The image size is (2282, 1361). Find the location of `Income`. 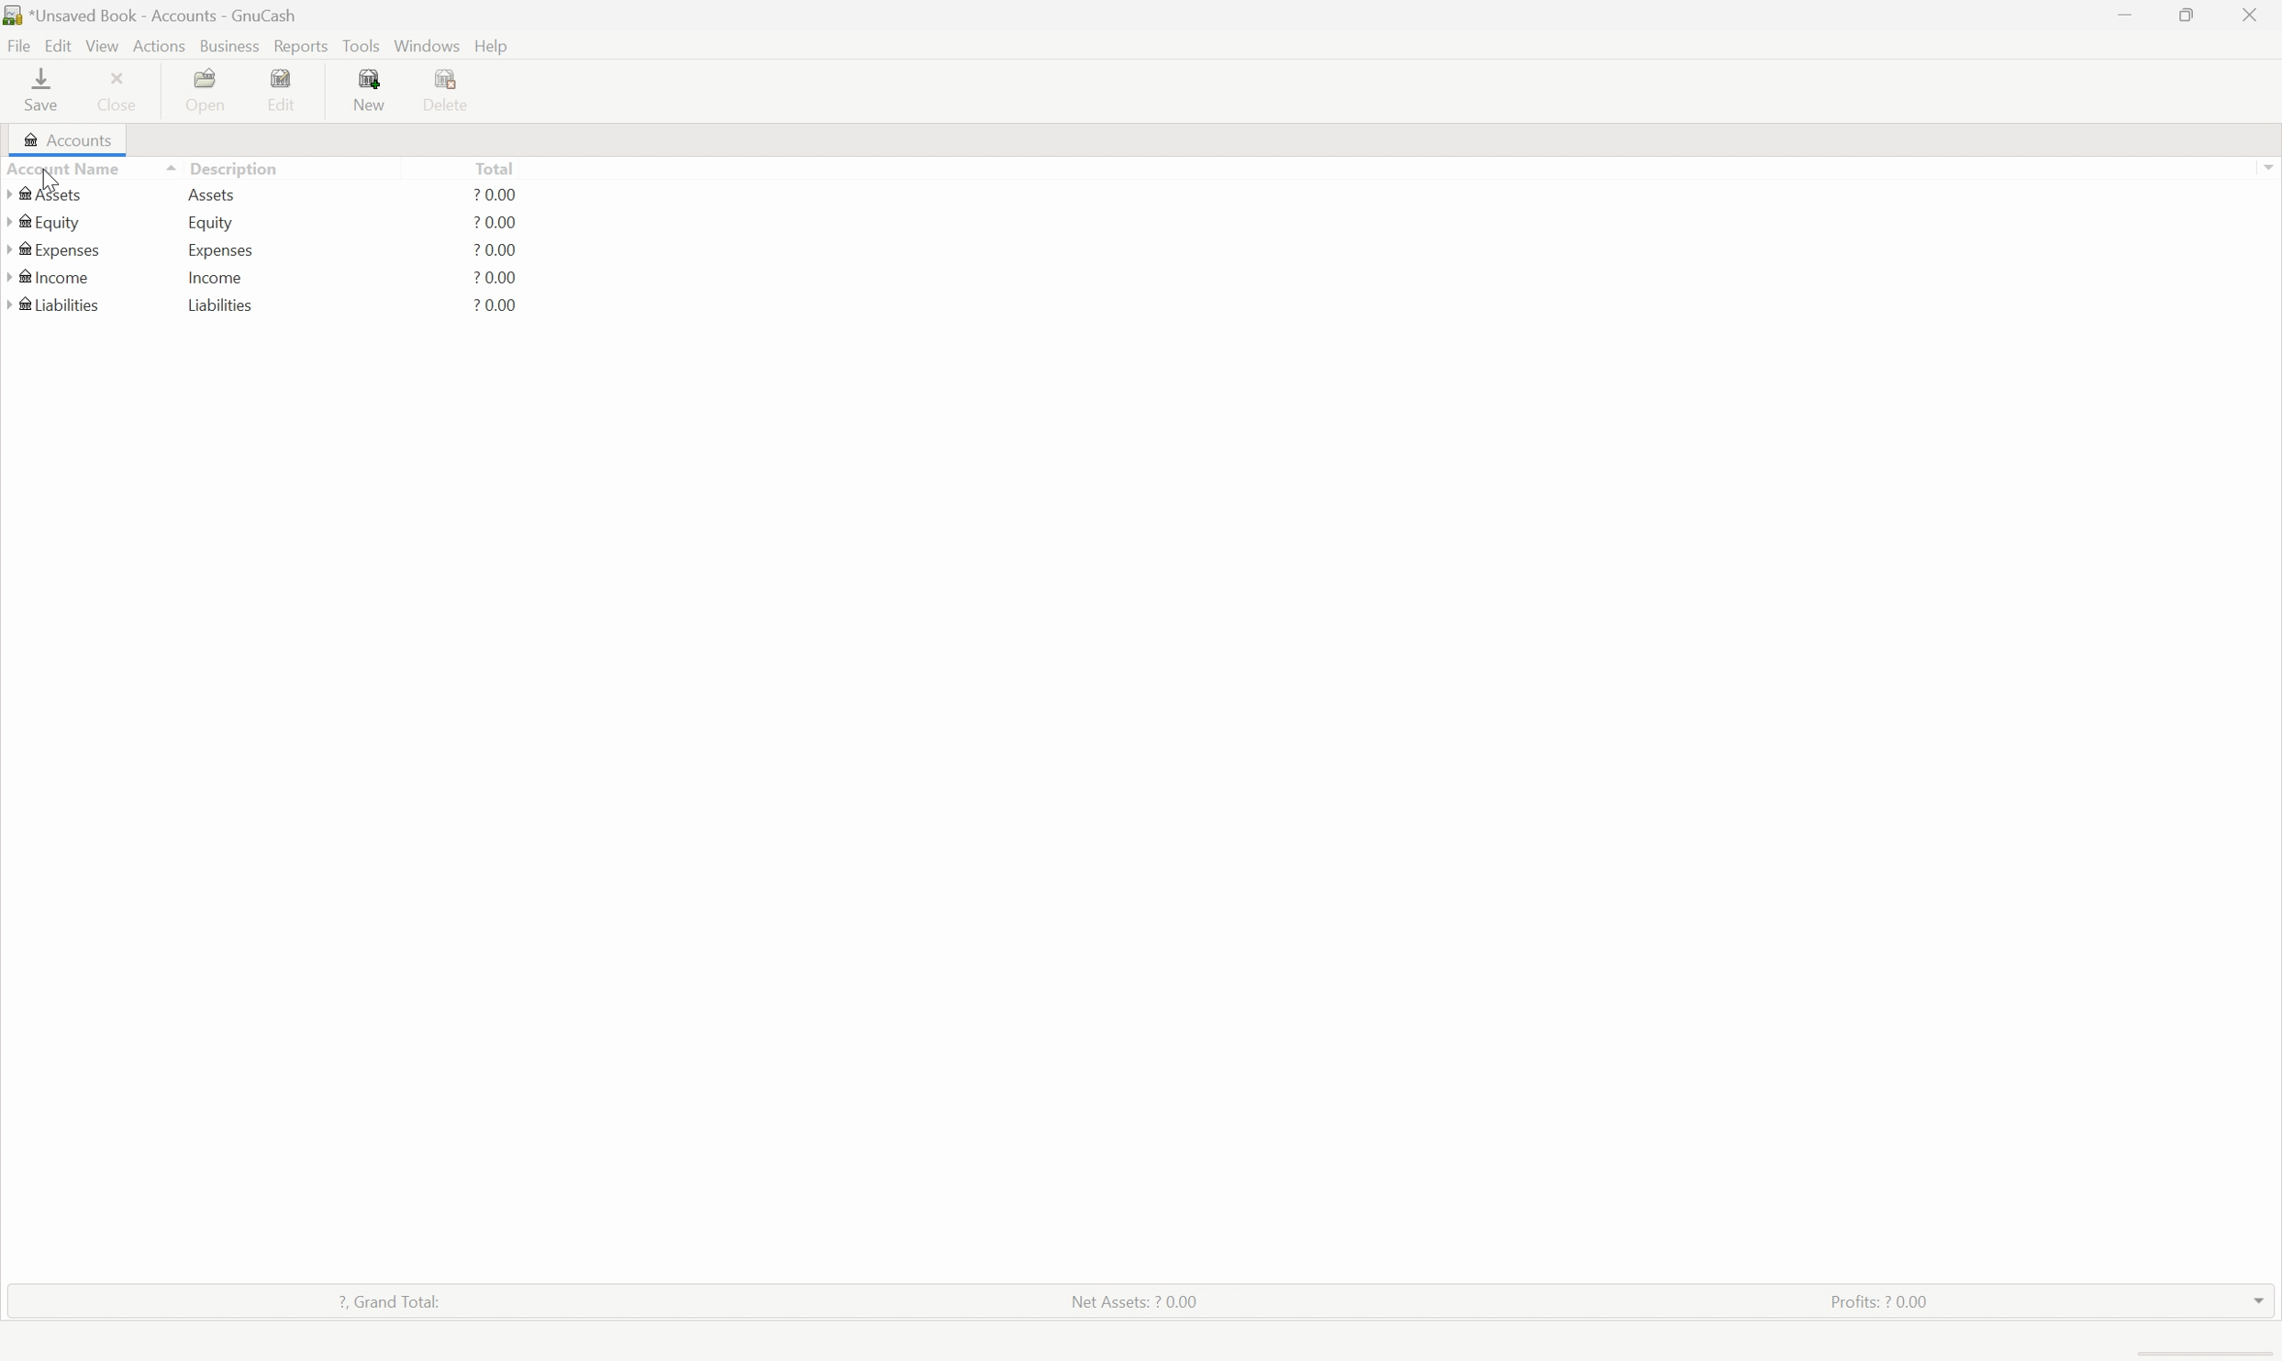

Income is located at coordinates (56, 276).